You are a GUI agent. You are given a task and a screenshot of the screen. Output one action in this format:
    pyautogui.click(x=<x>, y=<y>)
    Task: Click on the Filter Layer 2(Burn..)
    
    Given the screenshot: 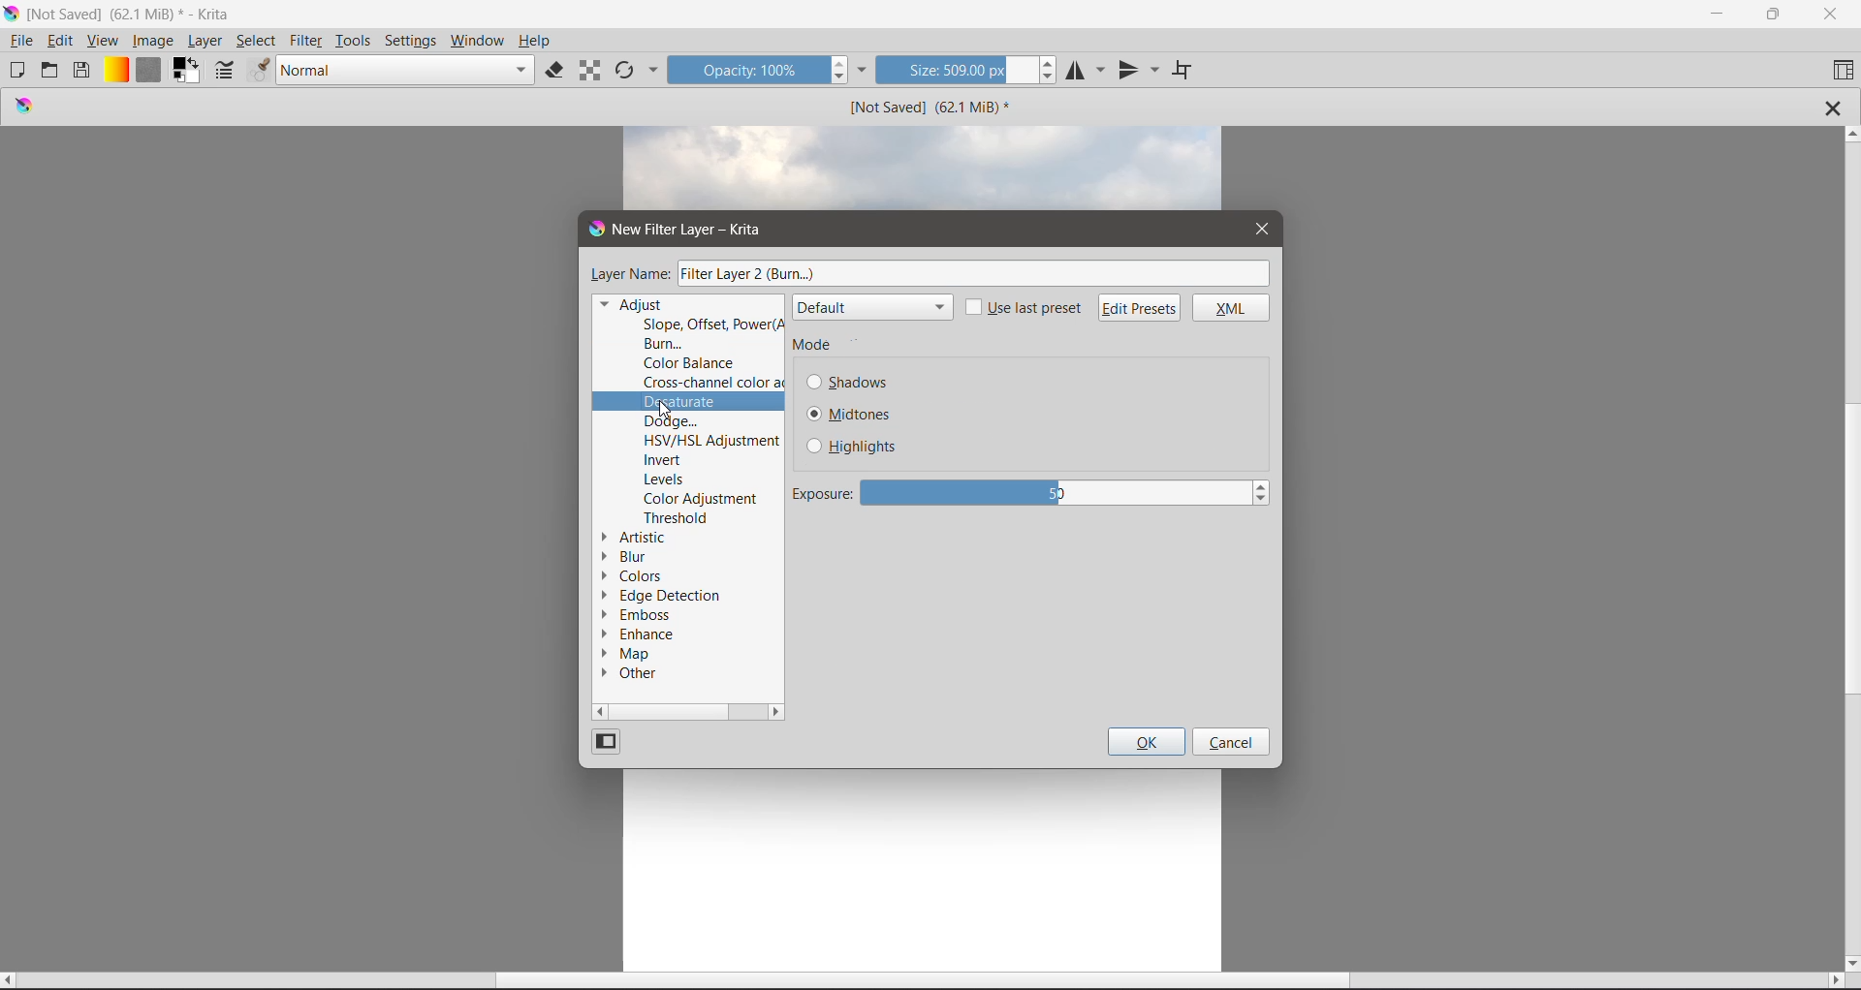 What is the action you would take?
    pyautogui.click(x=975, y=274)
    